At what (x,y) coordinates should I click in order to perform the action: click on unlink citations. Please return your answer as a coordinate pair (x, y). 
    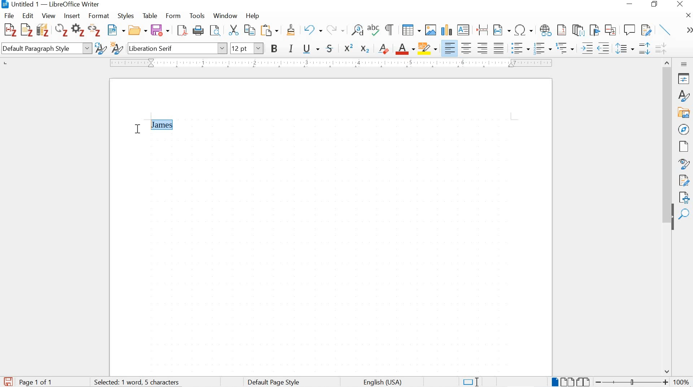
    Looking at the image, I should click on (95, 31).